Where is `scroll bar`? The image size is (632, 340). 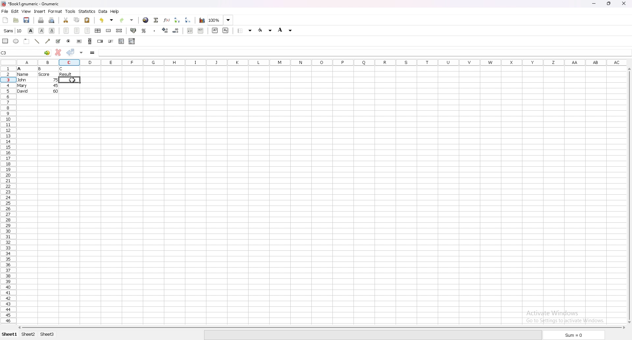 scroll bar is located at coordinates (628, 195).